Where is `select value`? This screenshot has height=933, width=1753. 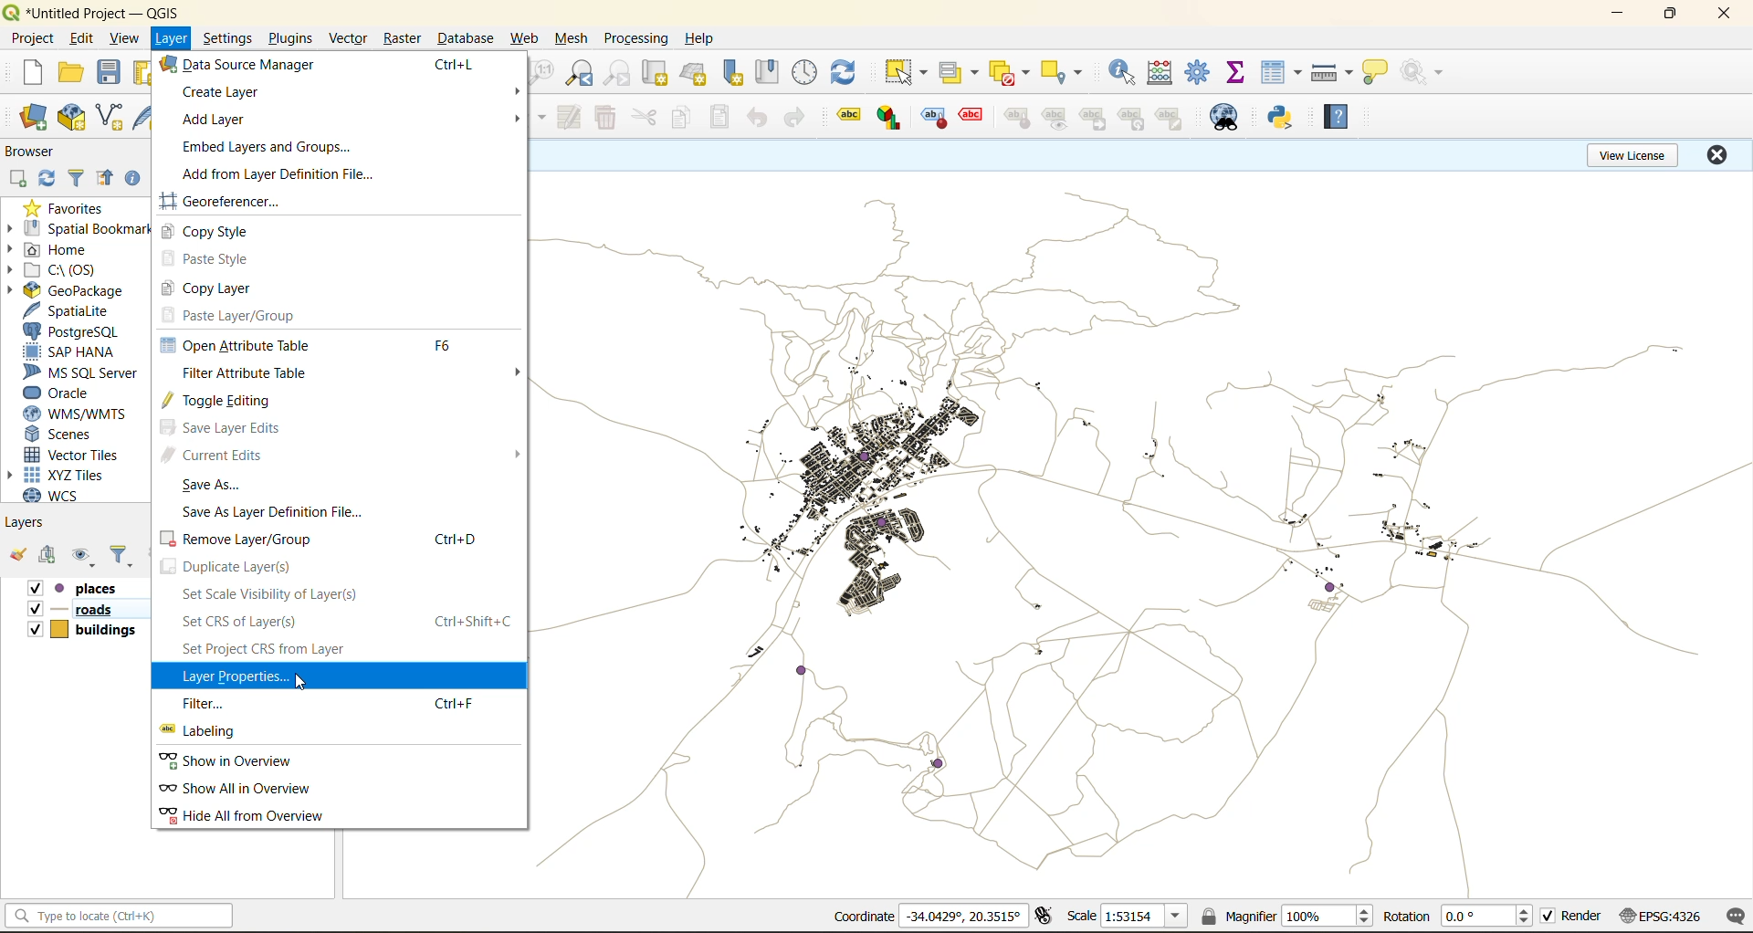
select value is located at coordinates (960, 74).